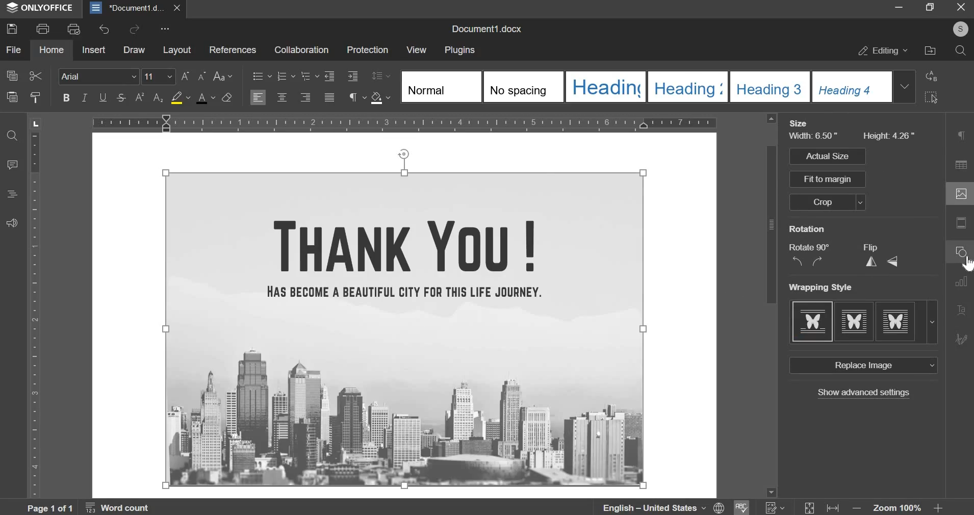 This screenshot has height=515, width=974. I want to click on decremental font size, so click(203, 76).